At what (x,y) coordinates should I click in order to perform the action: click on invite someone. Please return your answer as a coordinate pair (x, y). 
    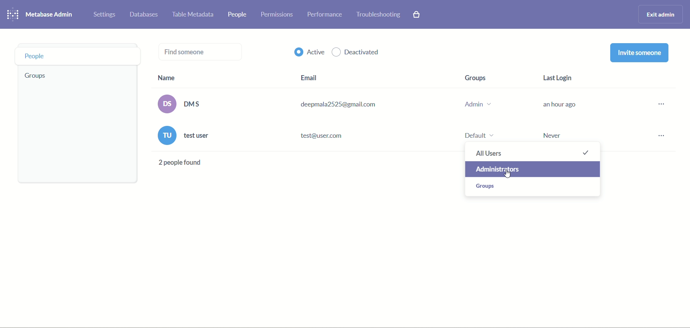
    Looking at the image, I should click on (640, 53).